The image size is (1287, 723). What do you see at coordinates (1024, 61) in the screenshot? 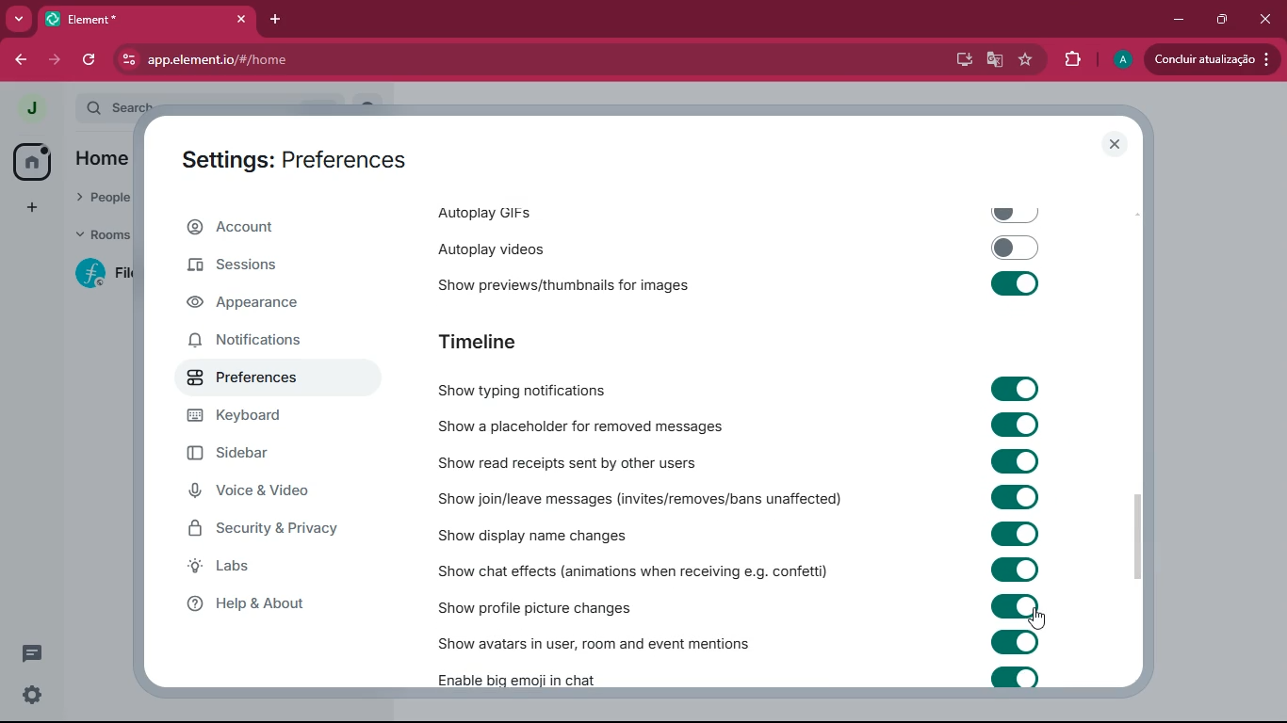
I see `favourite` at bounding box center [1024, 61].